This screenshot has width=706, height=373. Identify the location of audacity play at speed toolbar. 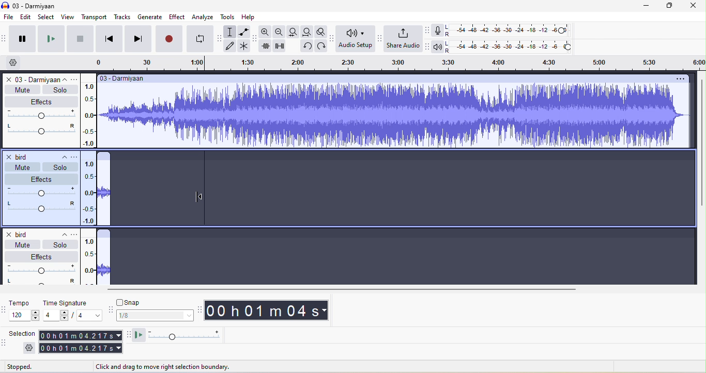
(128, 335).